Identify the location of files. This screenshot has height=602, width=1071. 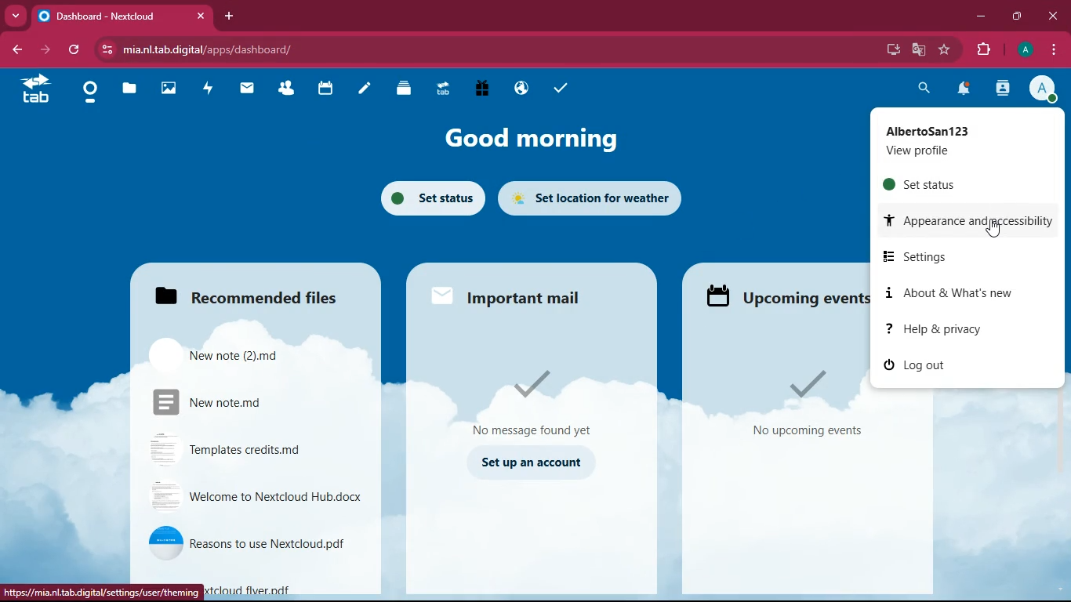
(131, 90).